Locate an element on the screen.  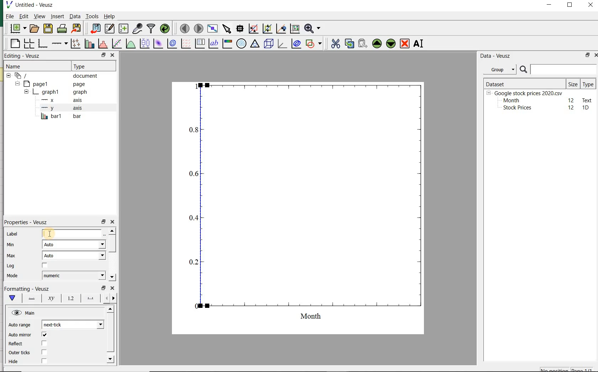
create new datasets is located at coordinates (124, 29).